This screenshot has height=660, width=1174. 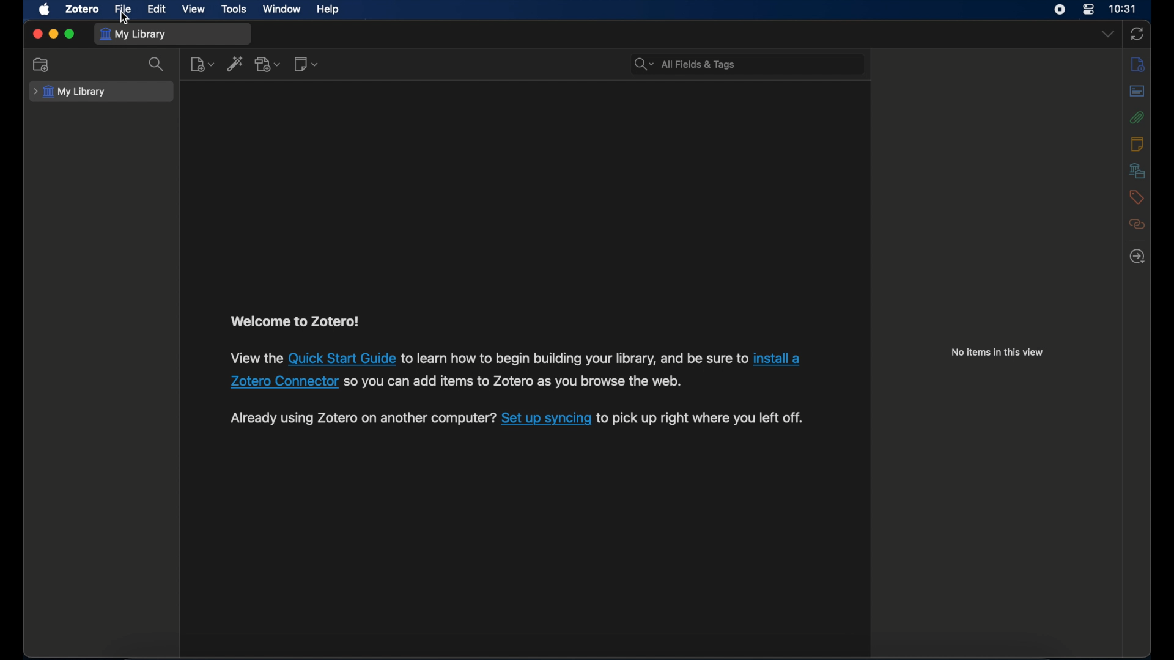 What do you see at coordinates (236, 64) in the screenshot?
I see `add item by identifier` at bounding box center [236, 64].